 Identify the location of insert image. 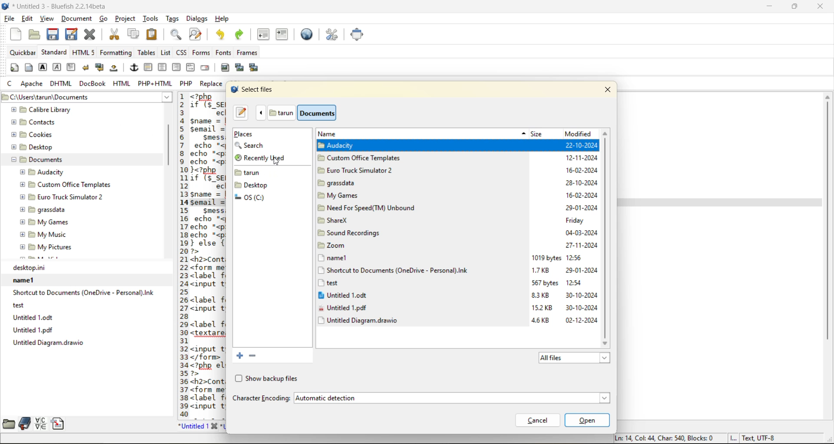
(226, 68).